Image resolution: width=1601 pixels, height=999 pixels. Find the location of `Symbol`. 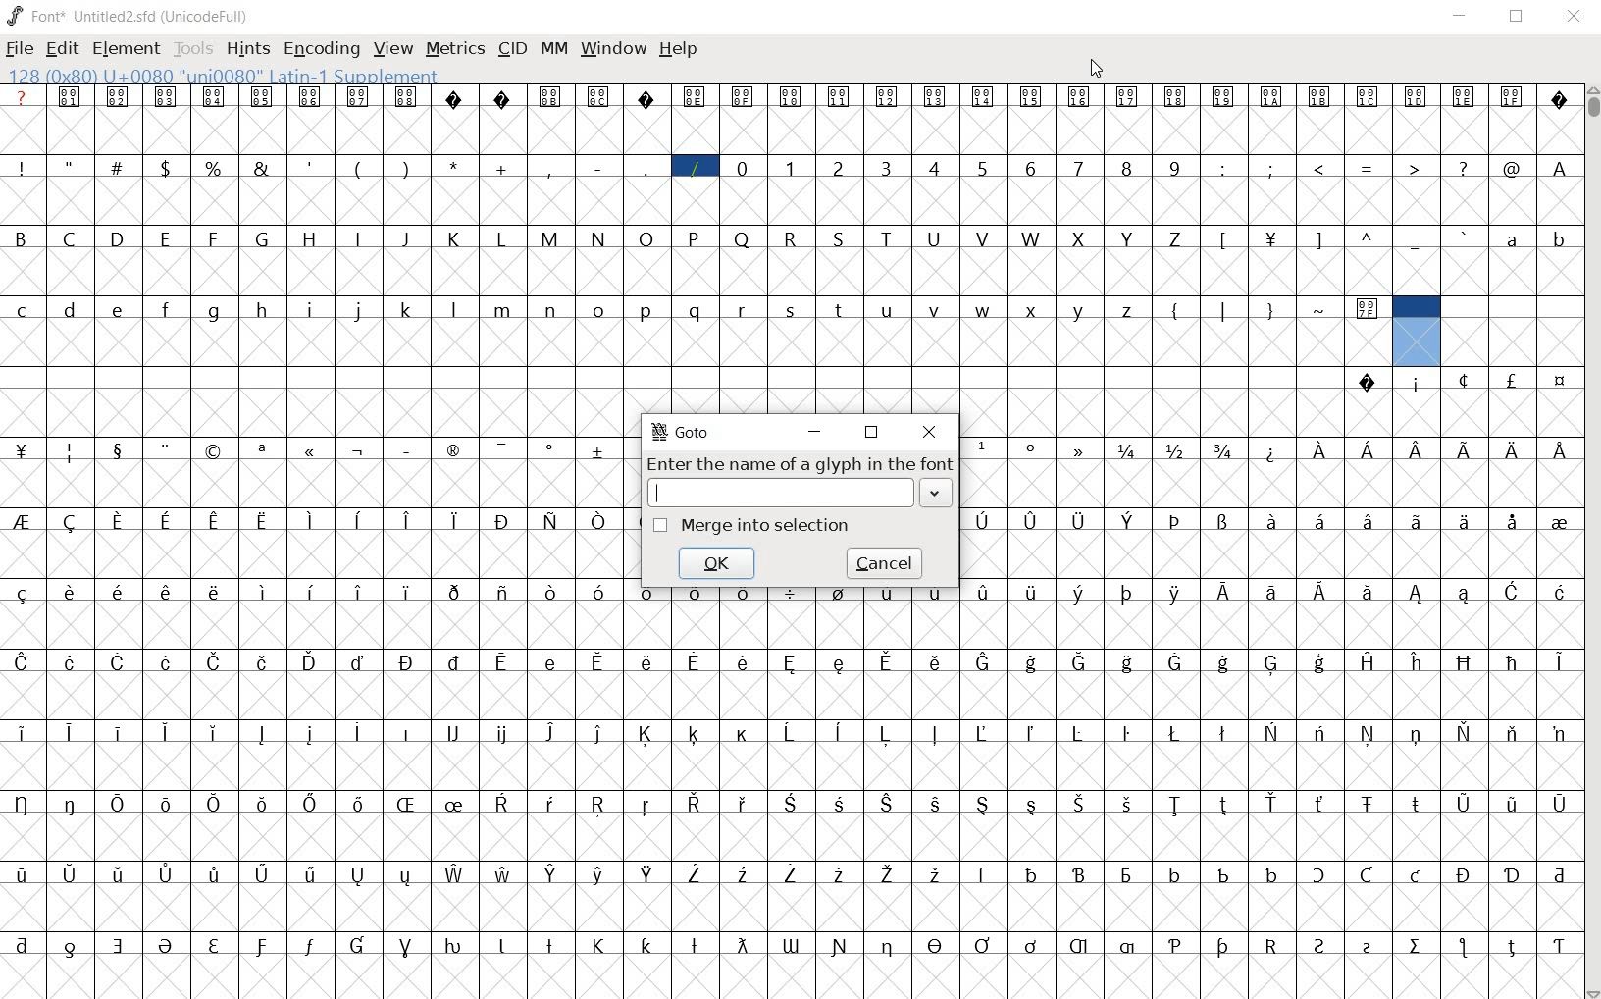

Symbol is located at coordinates (1272, 945).